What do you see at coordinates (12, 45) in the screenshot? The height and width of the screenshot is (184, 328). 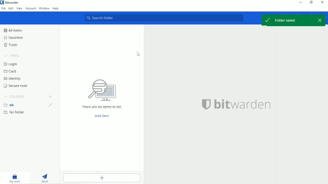 I see `Trash` at bounding box center [12, 45].